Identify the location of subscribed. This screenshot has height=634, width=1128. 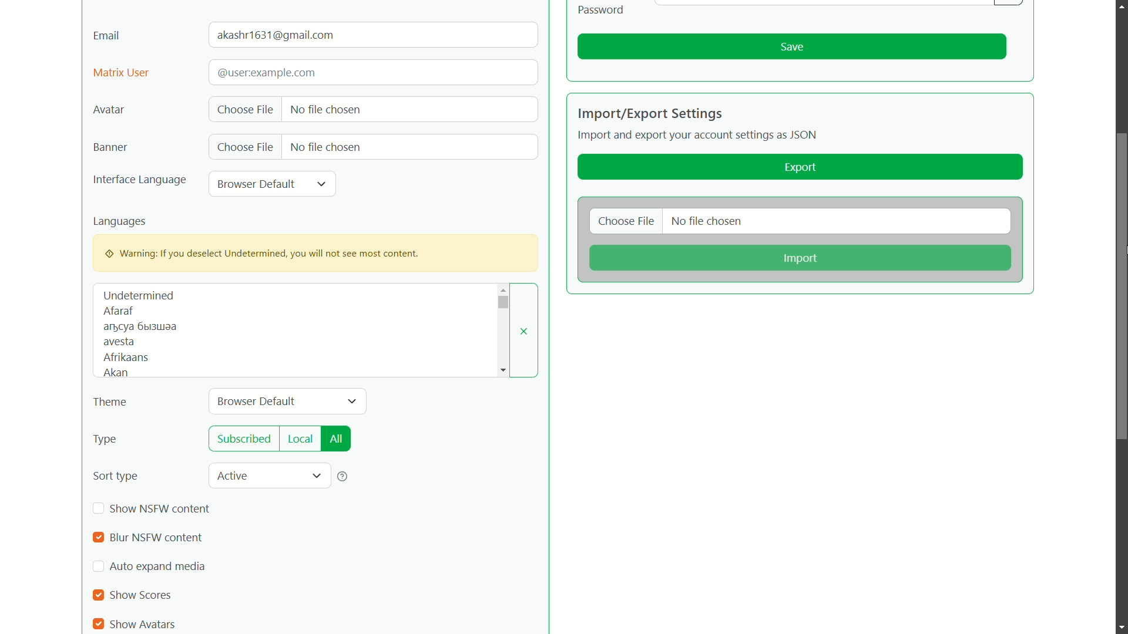
(245, 439).